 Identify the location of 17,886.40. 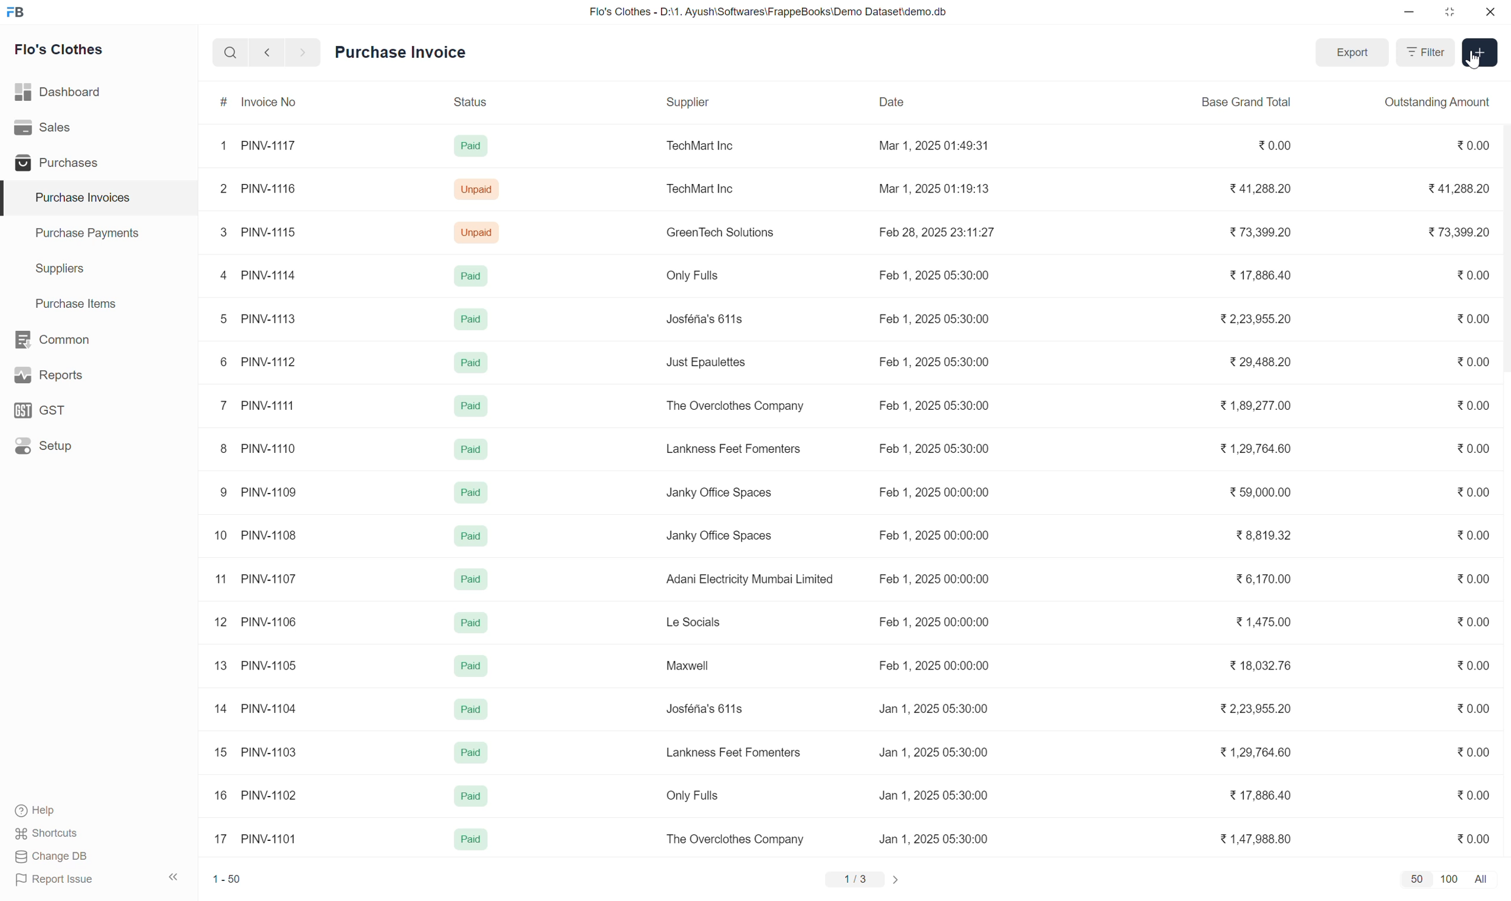
(1259, 275).